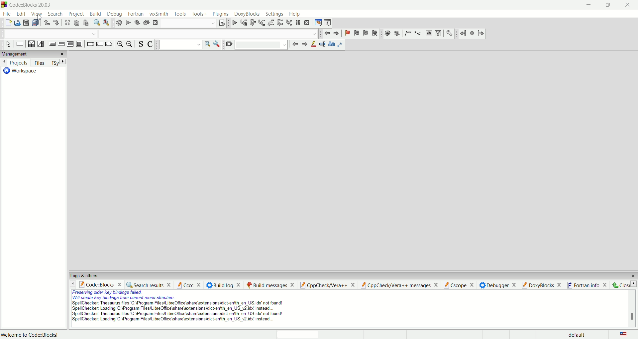  What do you see at coordinates (262, 24) in the screenshot?
I see `step into` at bounding box center [262, 24].